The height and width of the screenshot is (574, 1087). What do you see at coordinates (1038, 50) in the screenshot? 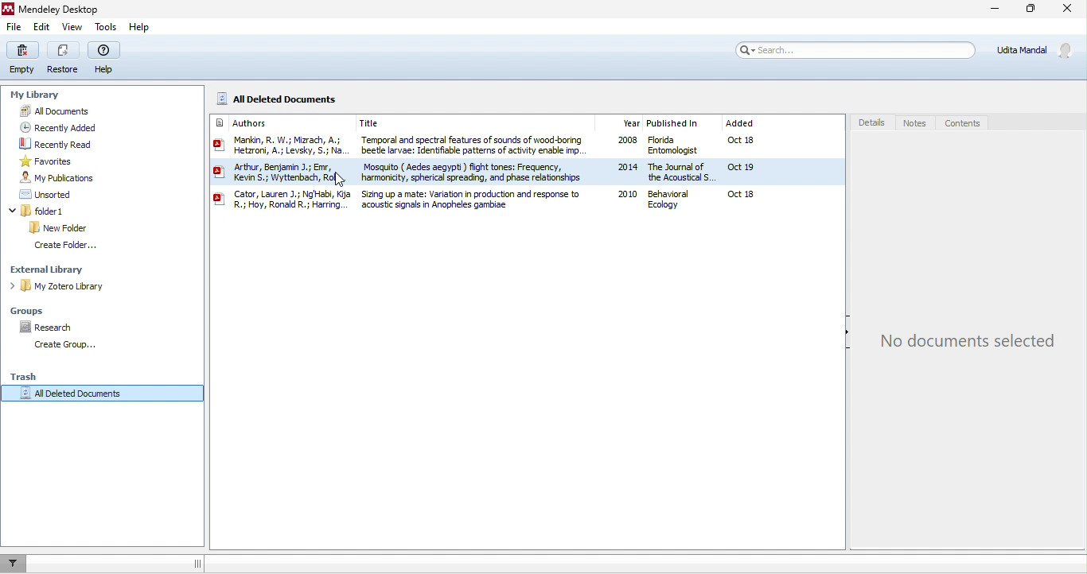
I see `Udita Mandal` at bounding box center [1038, 50].